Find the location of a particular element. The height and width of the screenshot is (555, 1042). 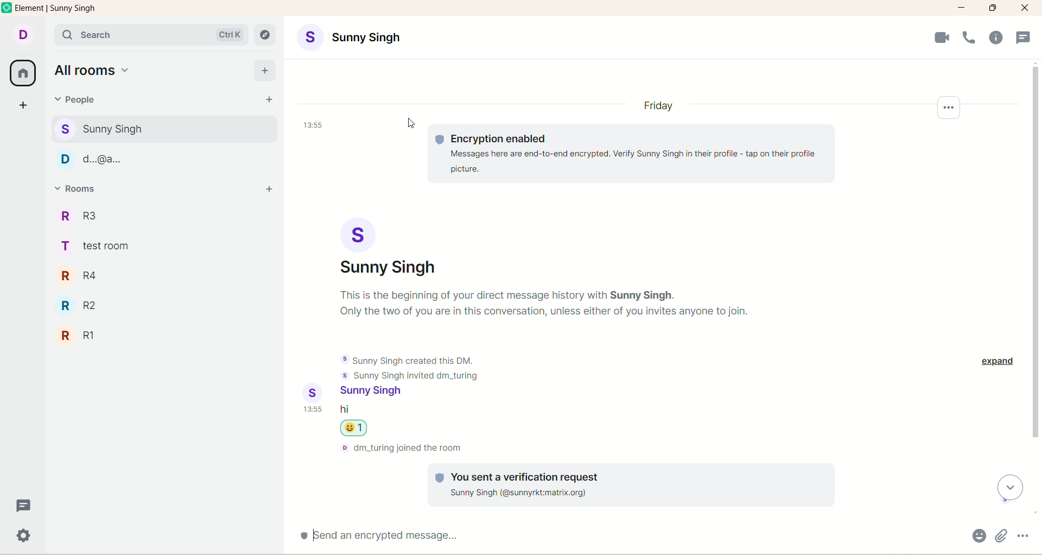

text is located at coordinates (632, 155).